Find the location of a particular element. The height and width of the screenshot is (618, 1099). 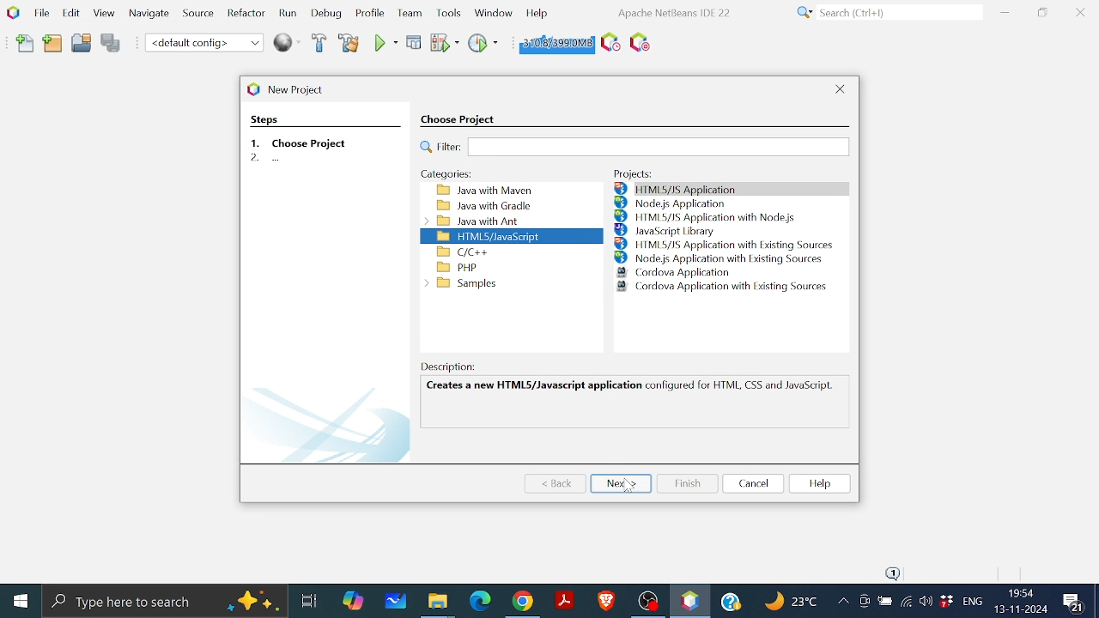

Close is located at coordinates (1080, 13).